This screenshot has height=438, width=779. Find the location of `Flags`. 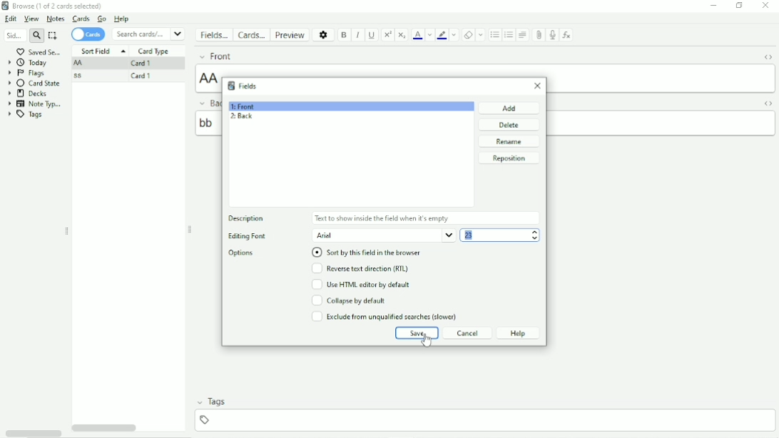

Flags is located at coordinates (28, 73).